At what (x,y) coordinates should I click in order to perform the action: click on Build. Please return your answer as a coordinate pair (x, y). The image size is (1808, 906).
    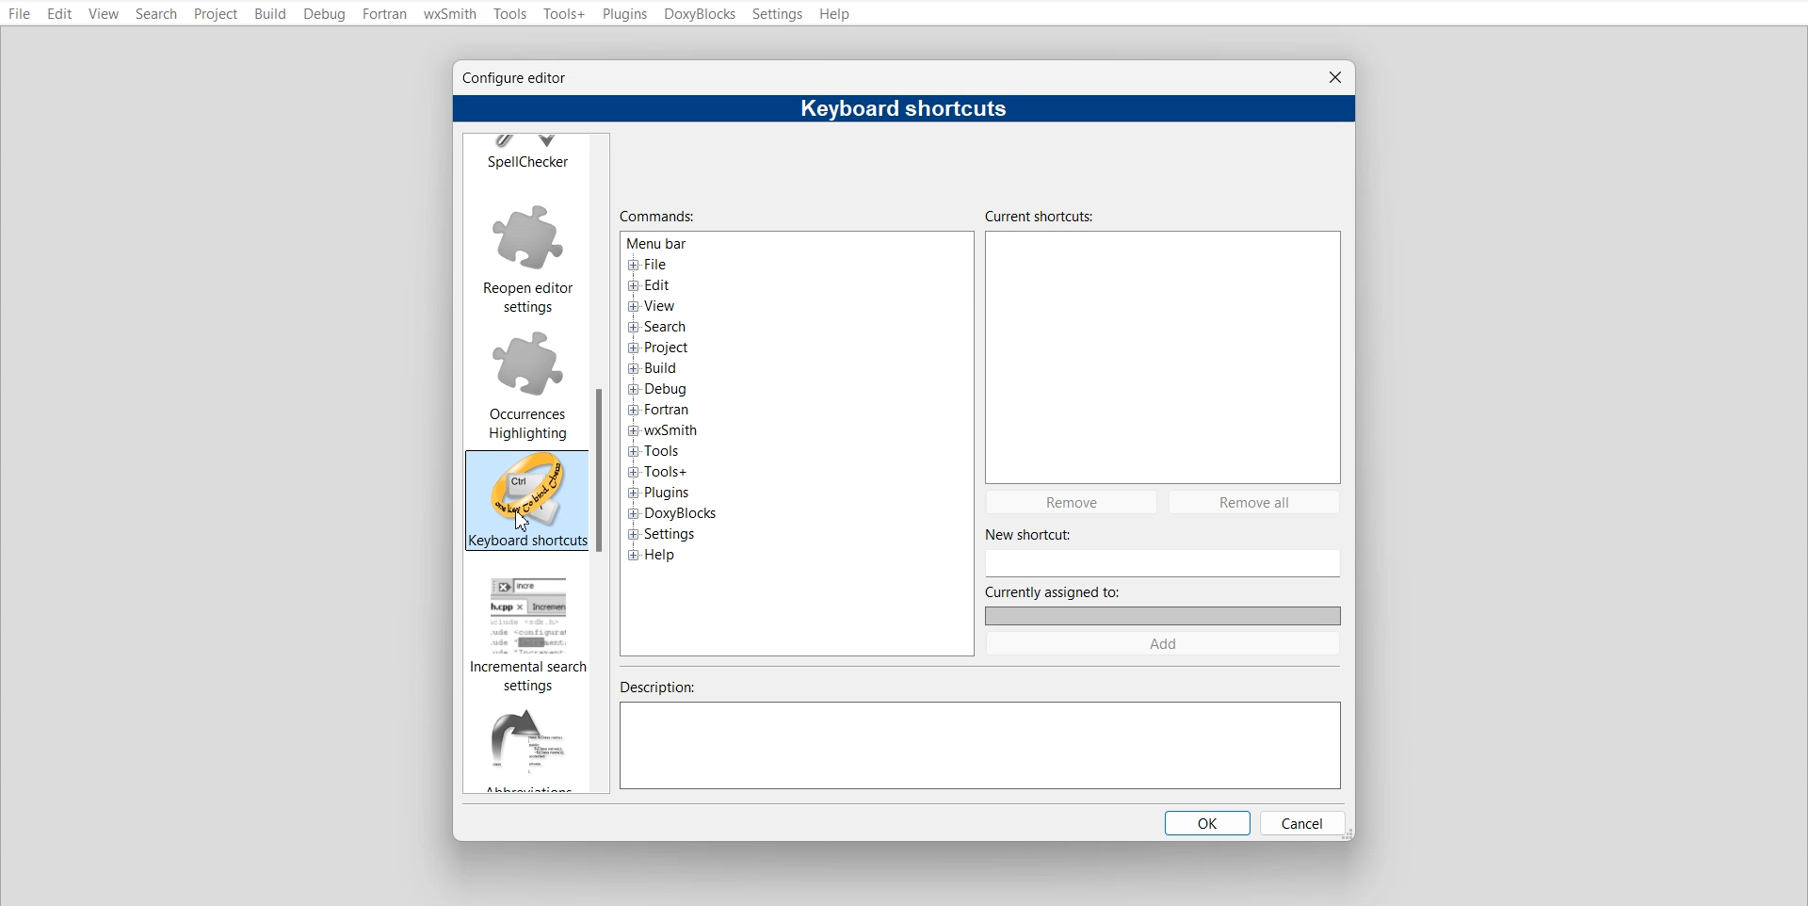
    Looking at the image, I should click on (268, 14).